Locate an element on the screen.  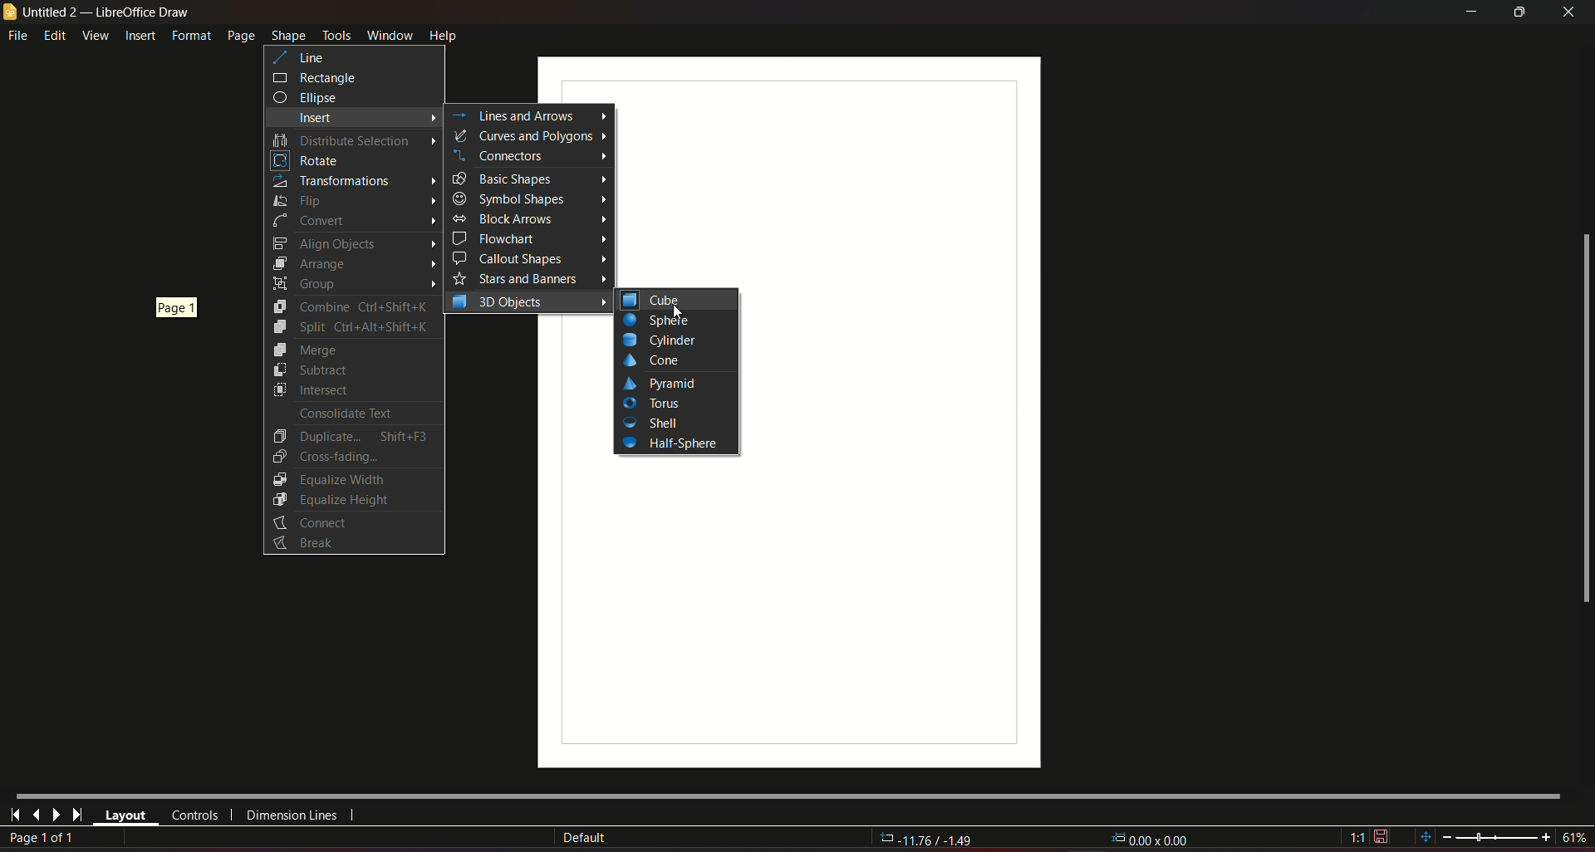
Split is located at coordinates (351, 326).